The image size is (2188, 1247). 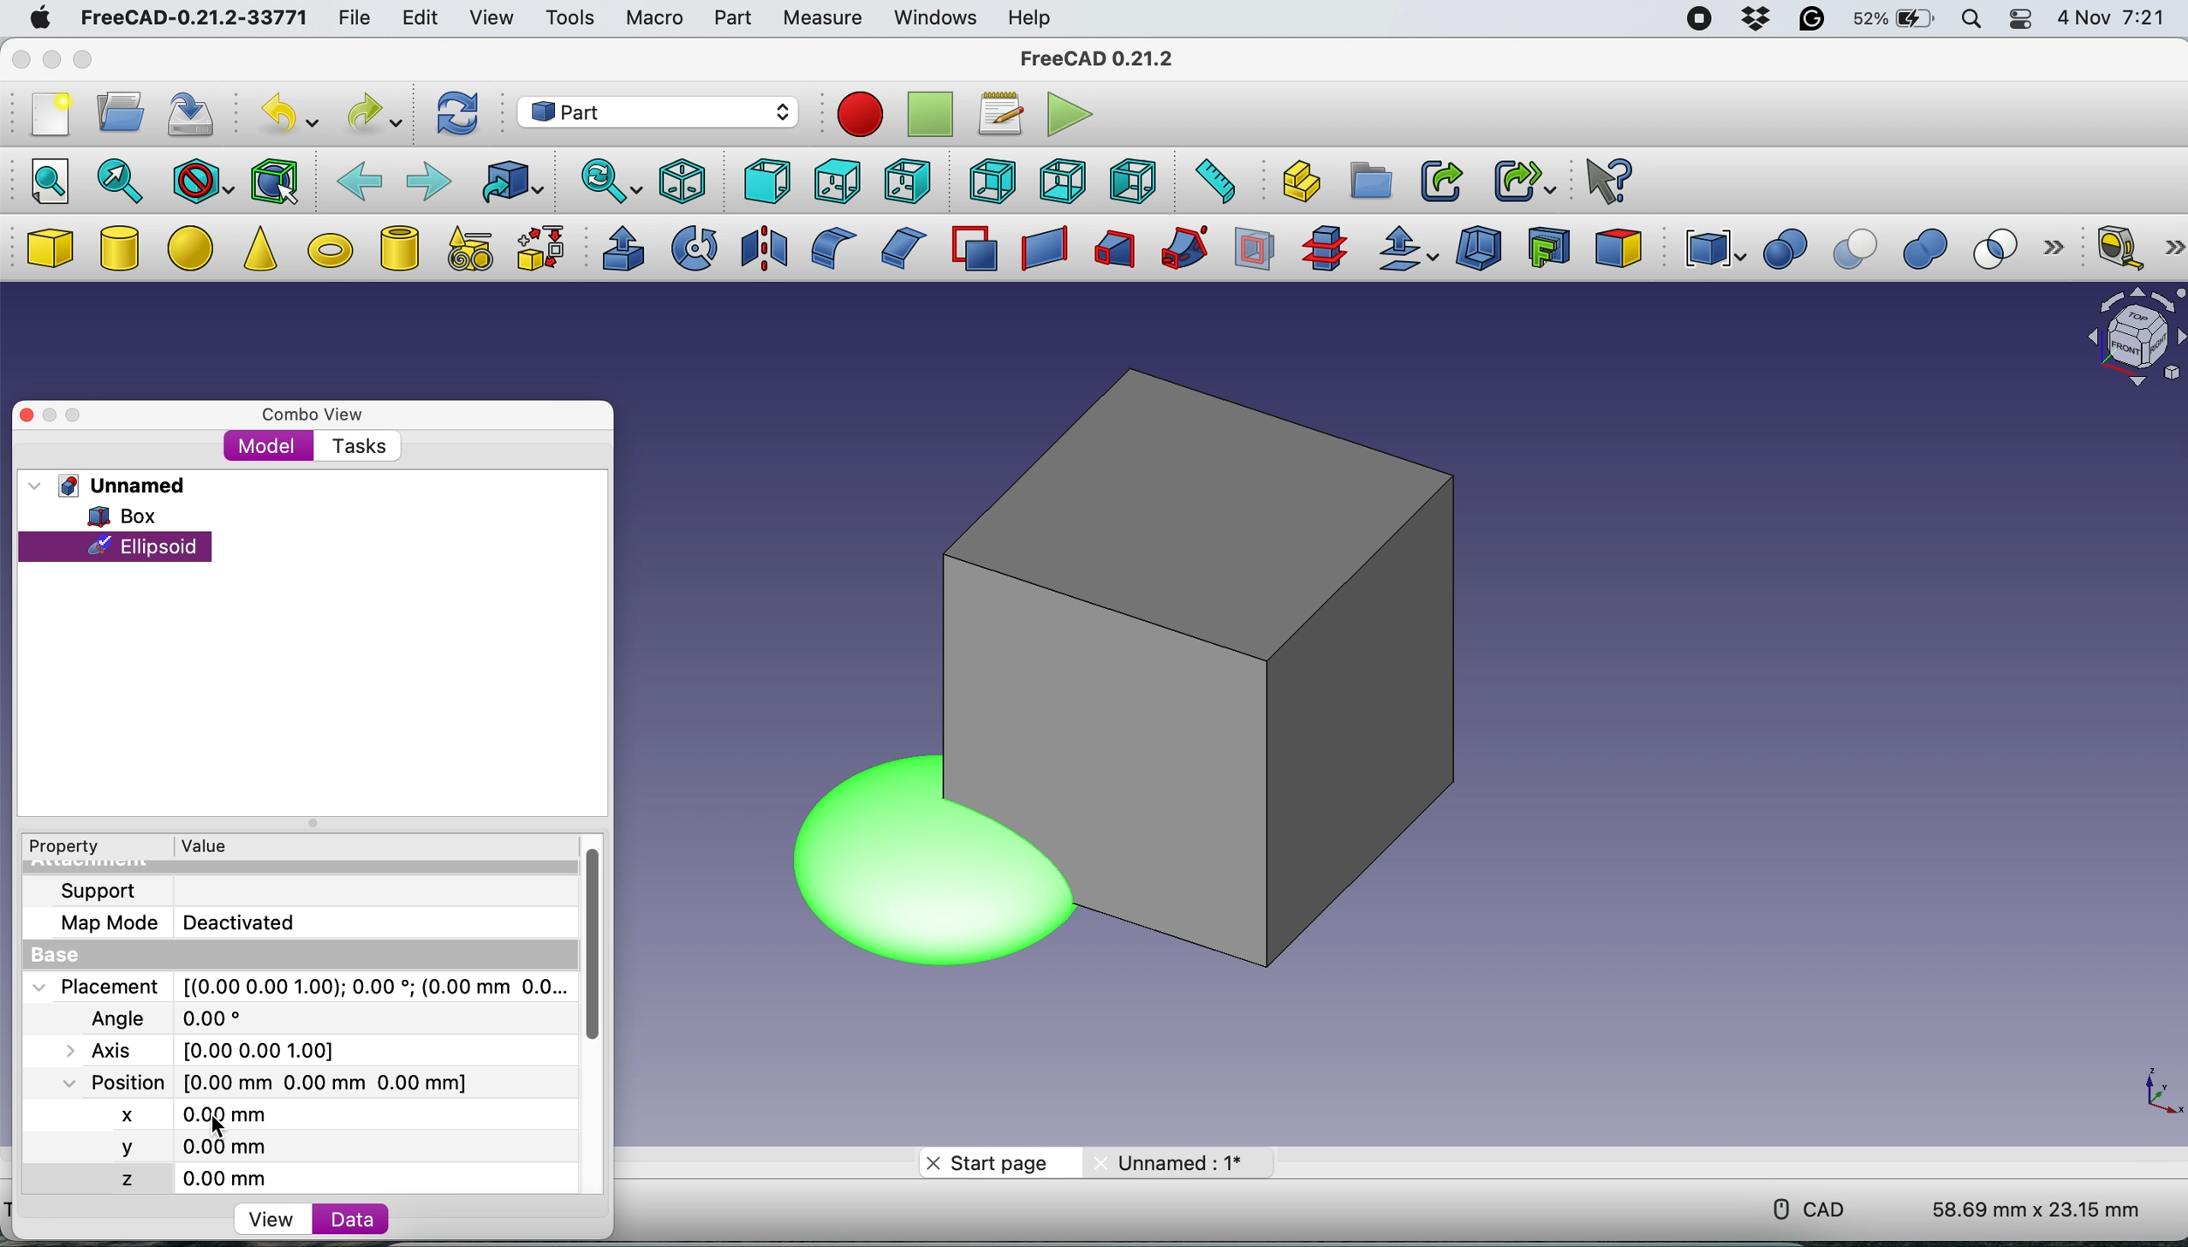 What do you see at coordinates (163, 1016) in the screenshot?
I see `Angle 0.00 degree` at bounding box center [163, 1016].